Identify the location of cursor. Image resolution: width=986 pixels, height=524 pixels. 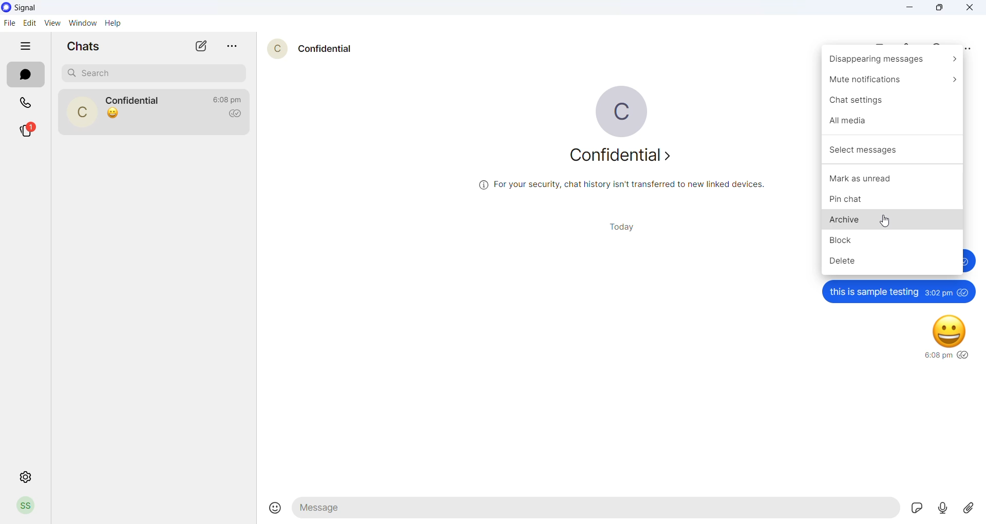
(886, 220).